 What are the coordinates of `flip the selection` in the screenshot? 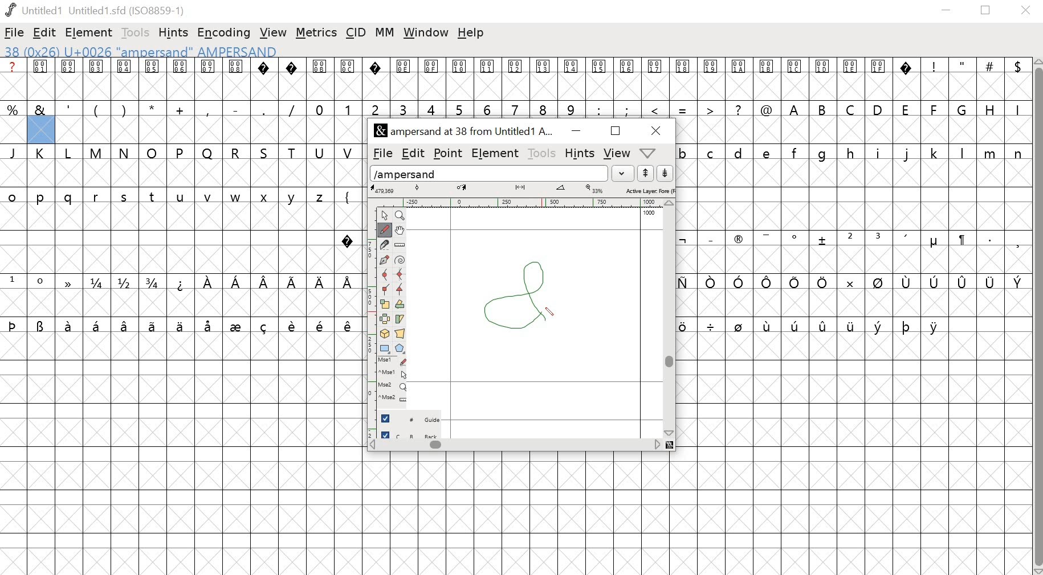 It's located at (386, 319).